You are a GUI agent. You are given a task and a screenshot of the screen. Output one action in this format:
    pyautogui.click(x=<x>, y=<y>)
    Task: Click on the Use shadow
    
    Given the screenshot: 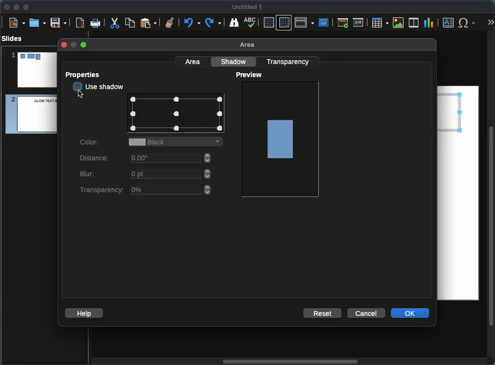 What is the action you would take?
    pyautogui.click(x=99, y=87)
    